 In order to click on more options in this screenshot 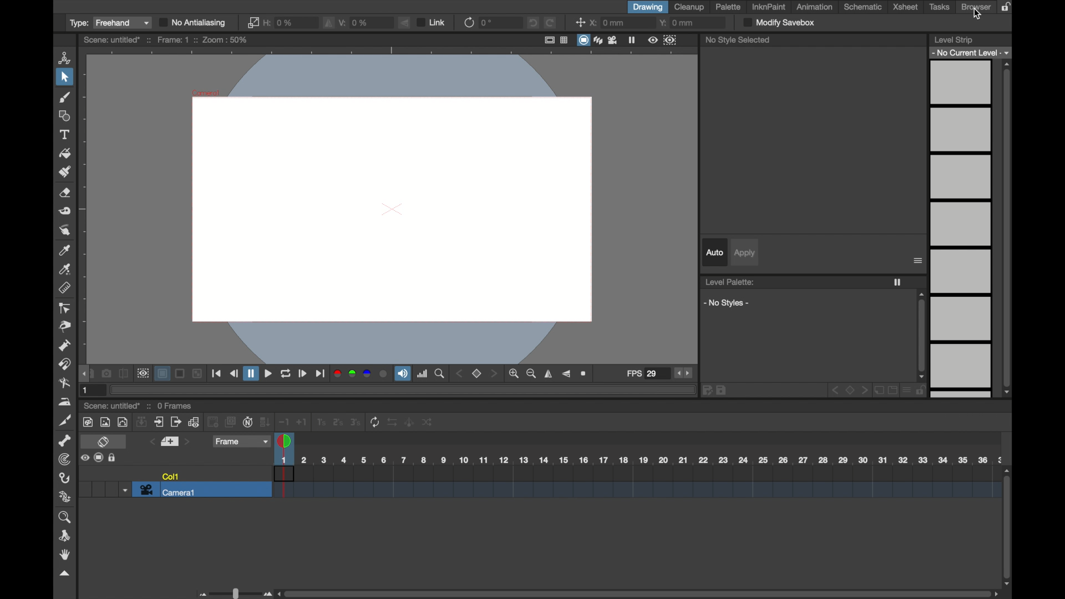, I will do `click(99, 458)`.